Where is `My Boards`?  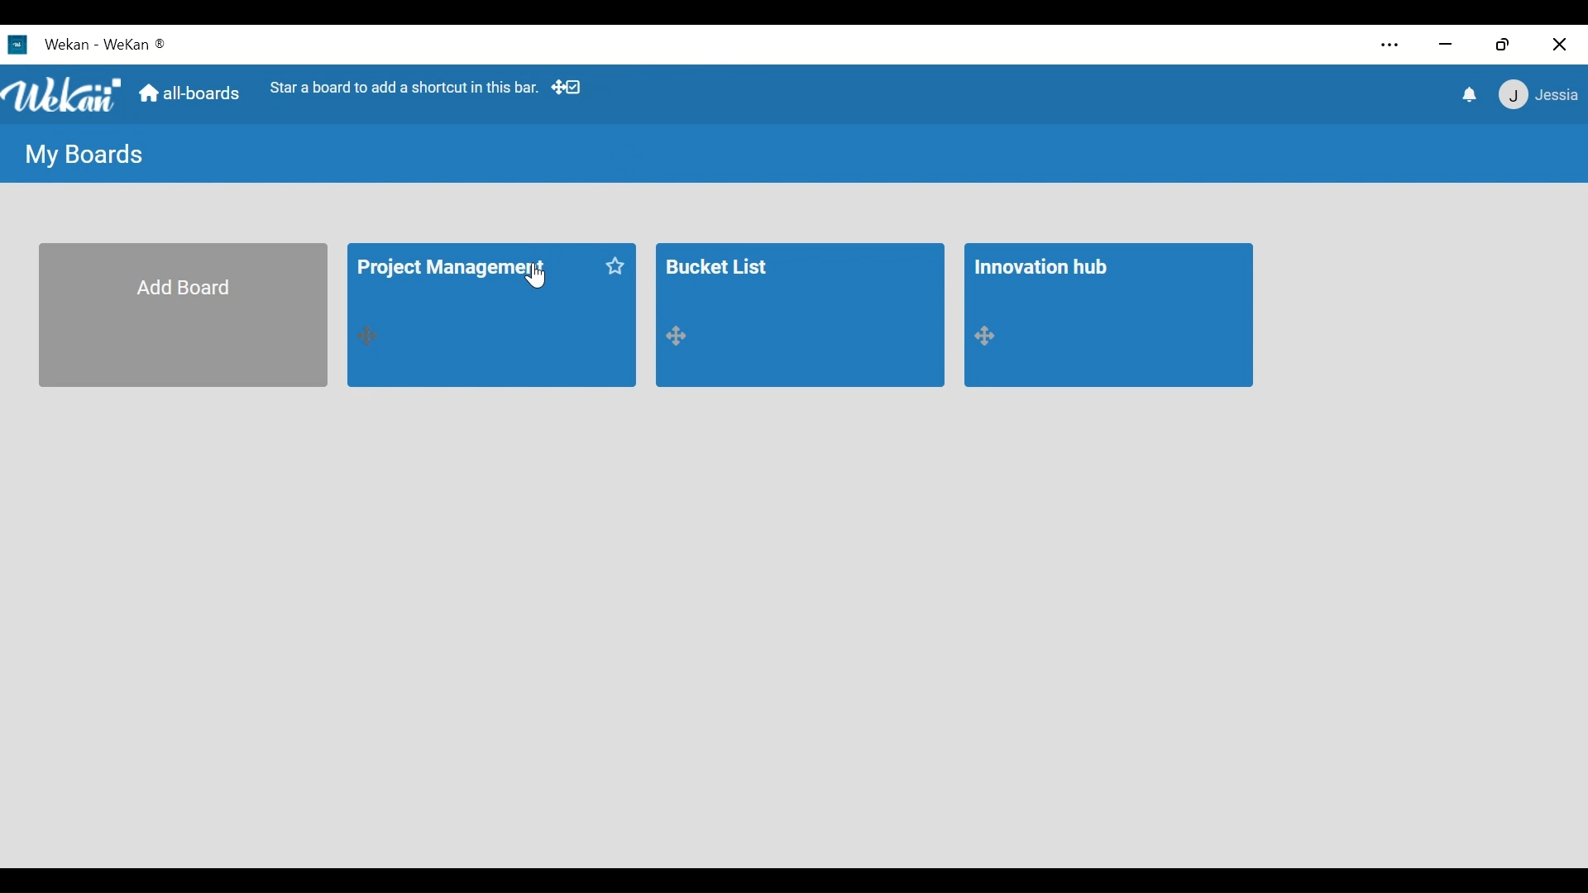
My Boards is located at coordinates (86, 156).